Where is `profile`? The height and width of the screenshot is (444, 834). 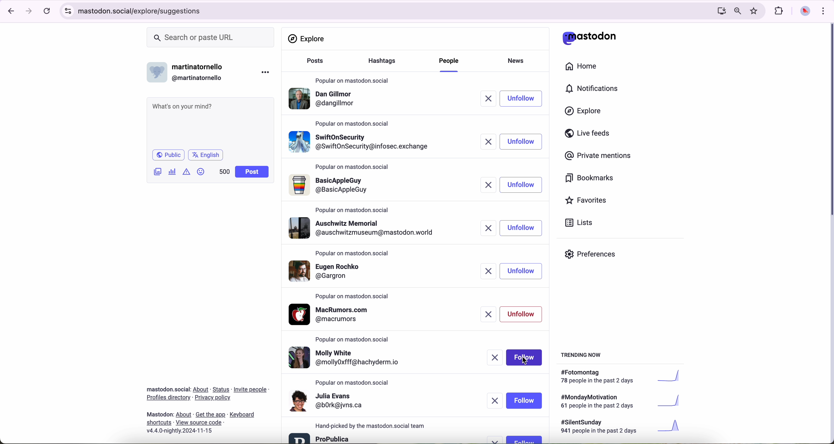
profile is located at coordinates (320, 438).